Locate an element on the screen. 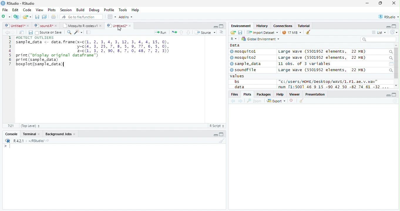 This screenshot has width=400, height=211. Packages is located at coordinates (264, 94).